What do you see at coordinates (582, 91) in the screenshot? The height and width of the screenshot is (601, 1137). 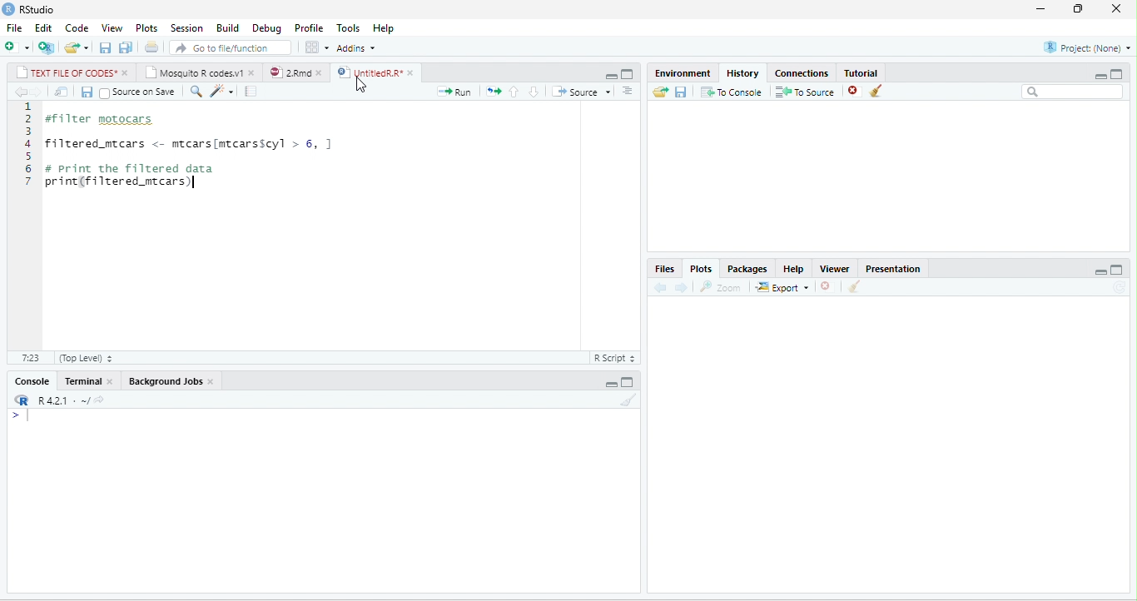 I see `Source` at bounding box center [582, 91].